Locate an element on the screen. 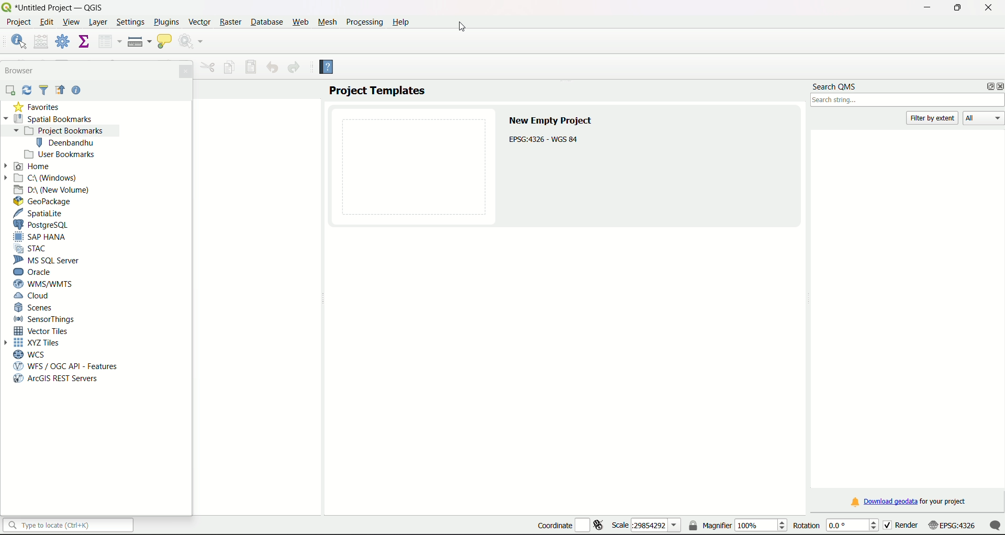 Image resolution: width=1005 pixels, height=535 pixels. search box is located at coordinates (908, 101).